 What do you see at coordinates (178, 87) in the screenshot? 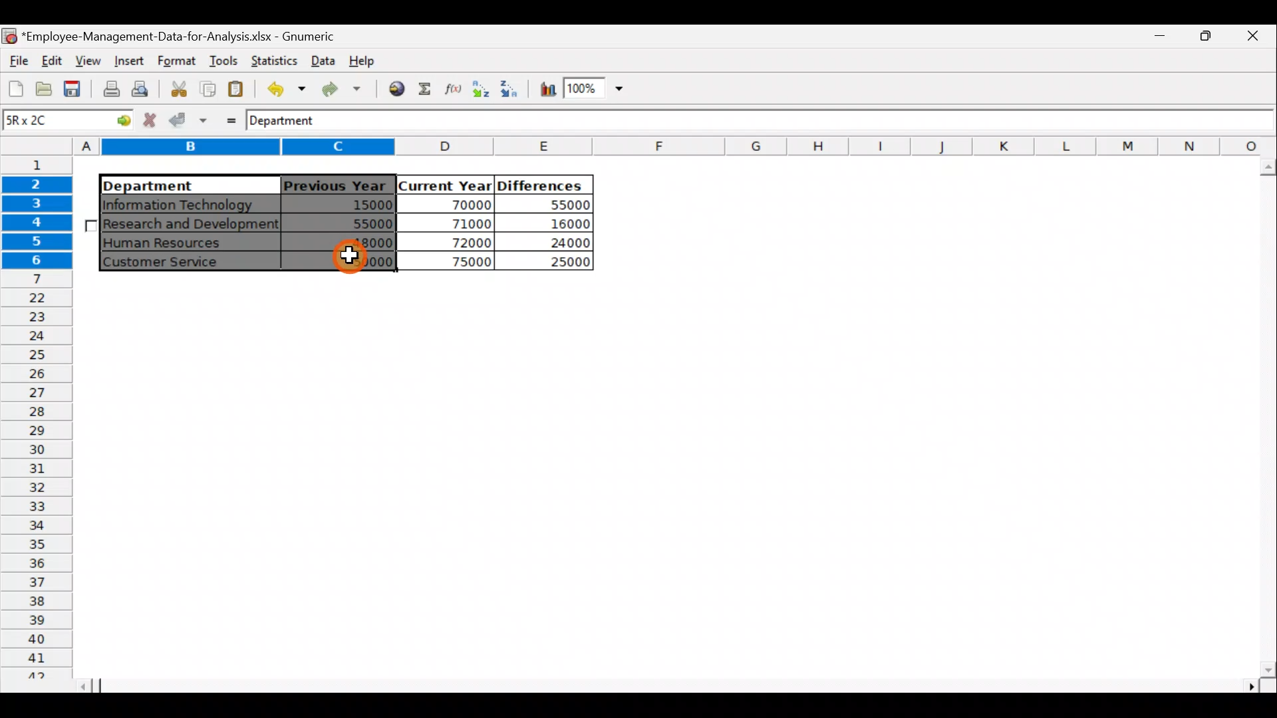
I see `Cut the selection` at bounding box center [178, 87].